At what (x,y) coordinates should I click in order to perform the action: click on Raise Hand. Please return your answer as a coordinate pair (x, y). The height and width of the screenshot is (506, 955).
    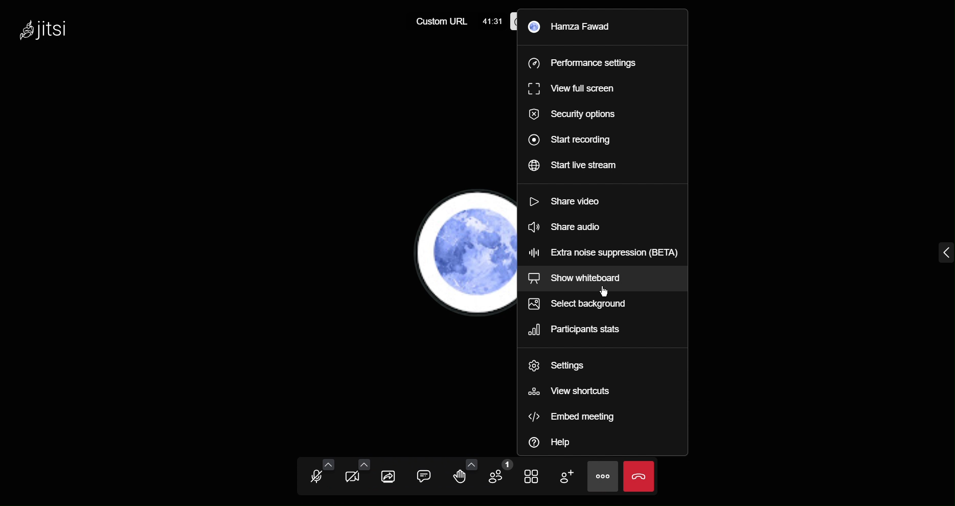
    Looking at the image, I should click on (462, 474).